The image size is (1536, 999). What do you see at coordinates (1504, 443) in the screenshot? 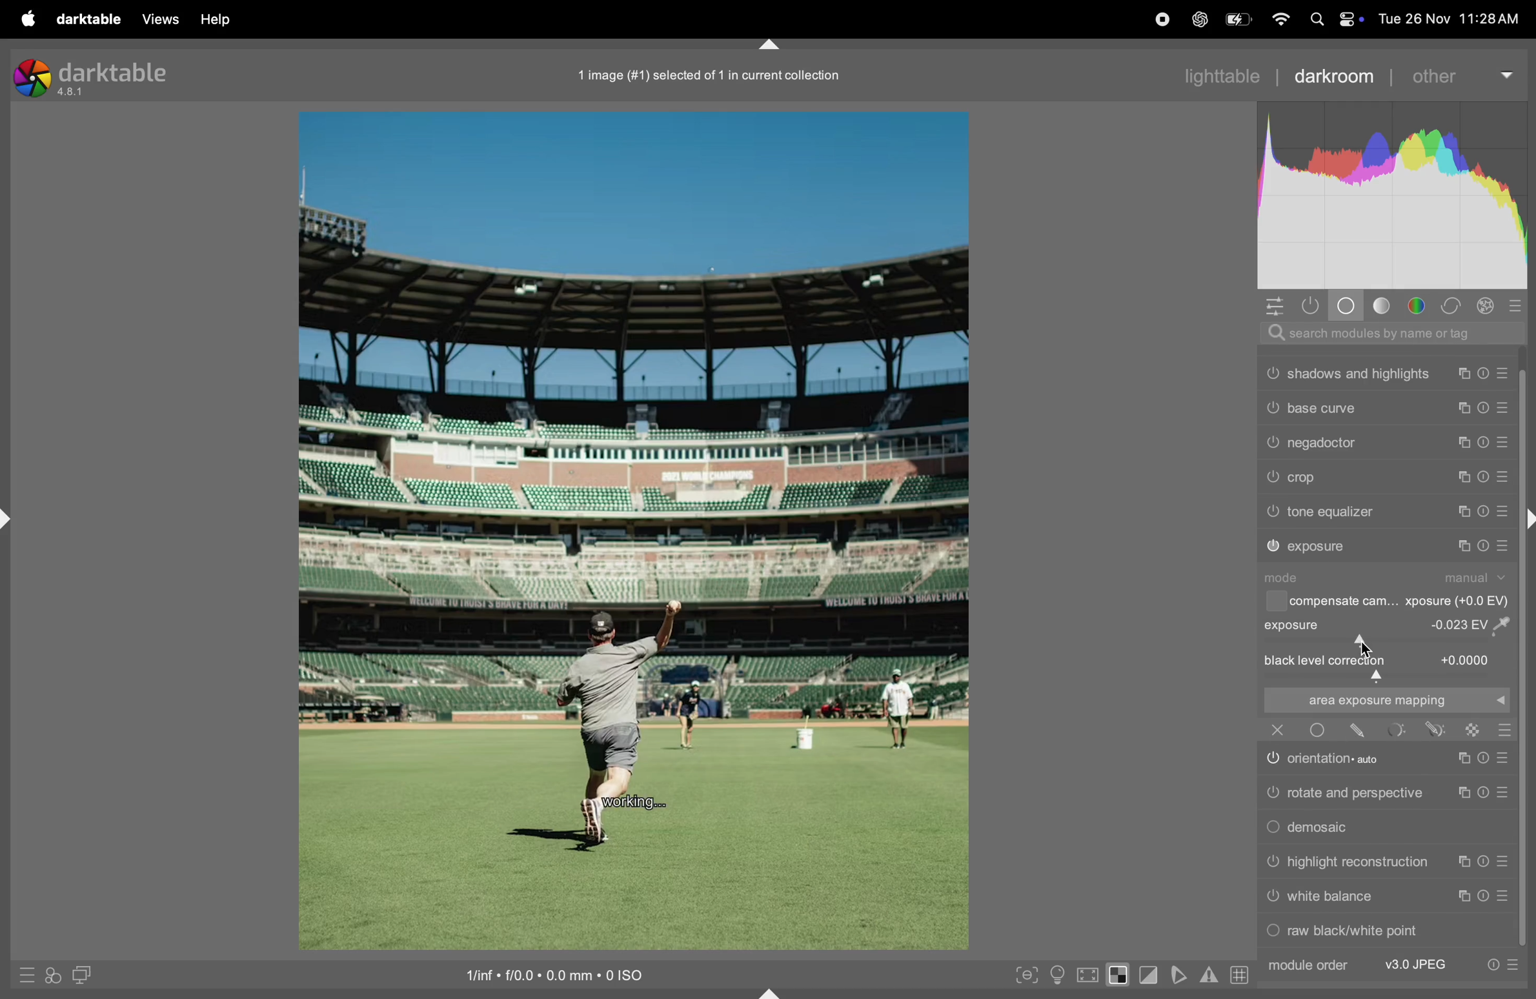
I see `Presets ` at bounding box center [1504, 443].